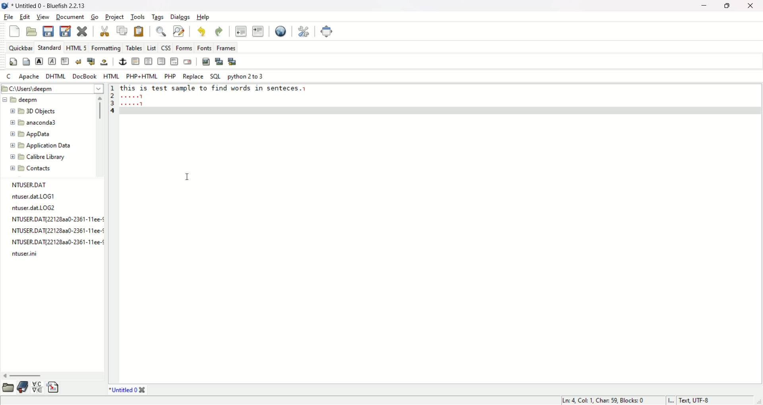  What do you see at coordinates (49, 112) in the screenshot?
I see `3D Objects` at bounding box center [49, 112].